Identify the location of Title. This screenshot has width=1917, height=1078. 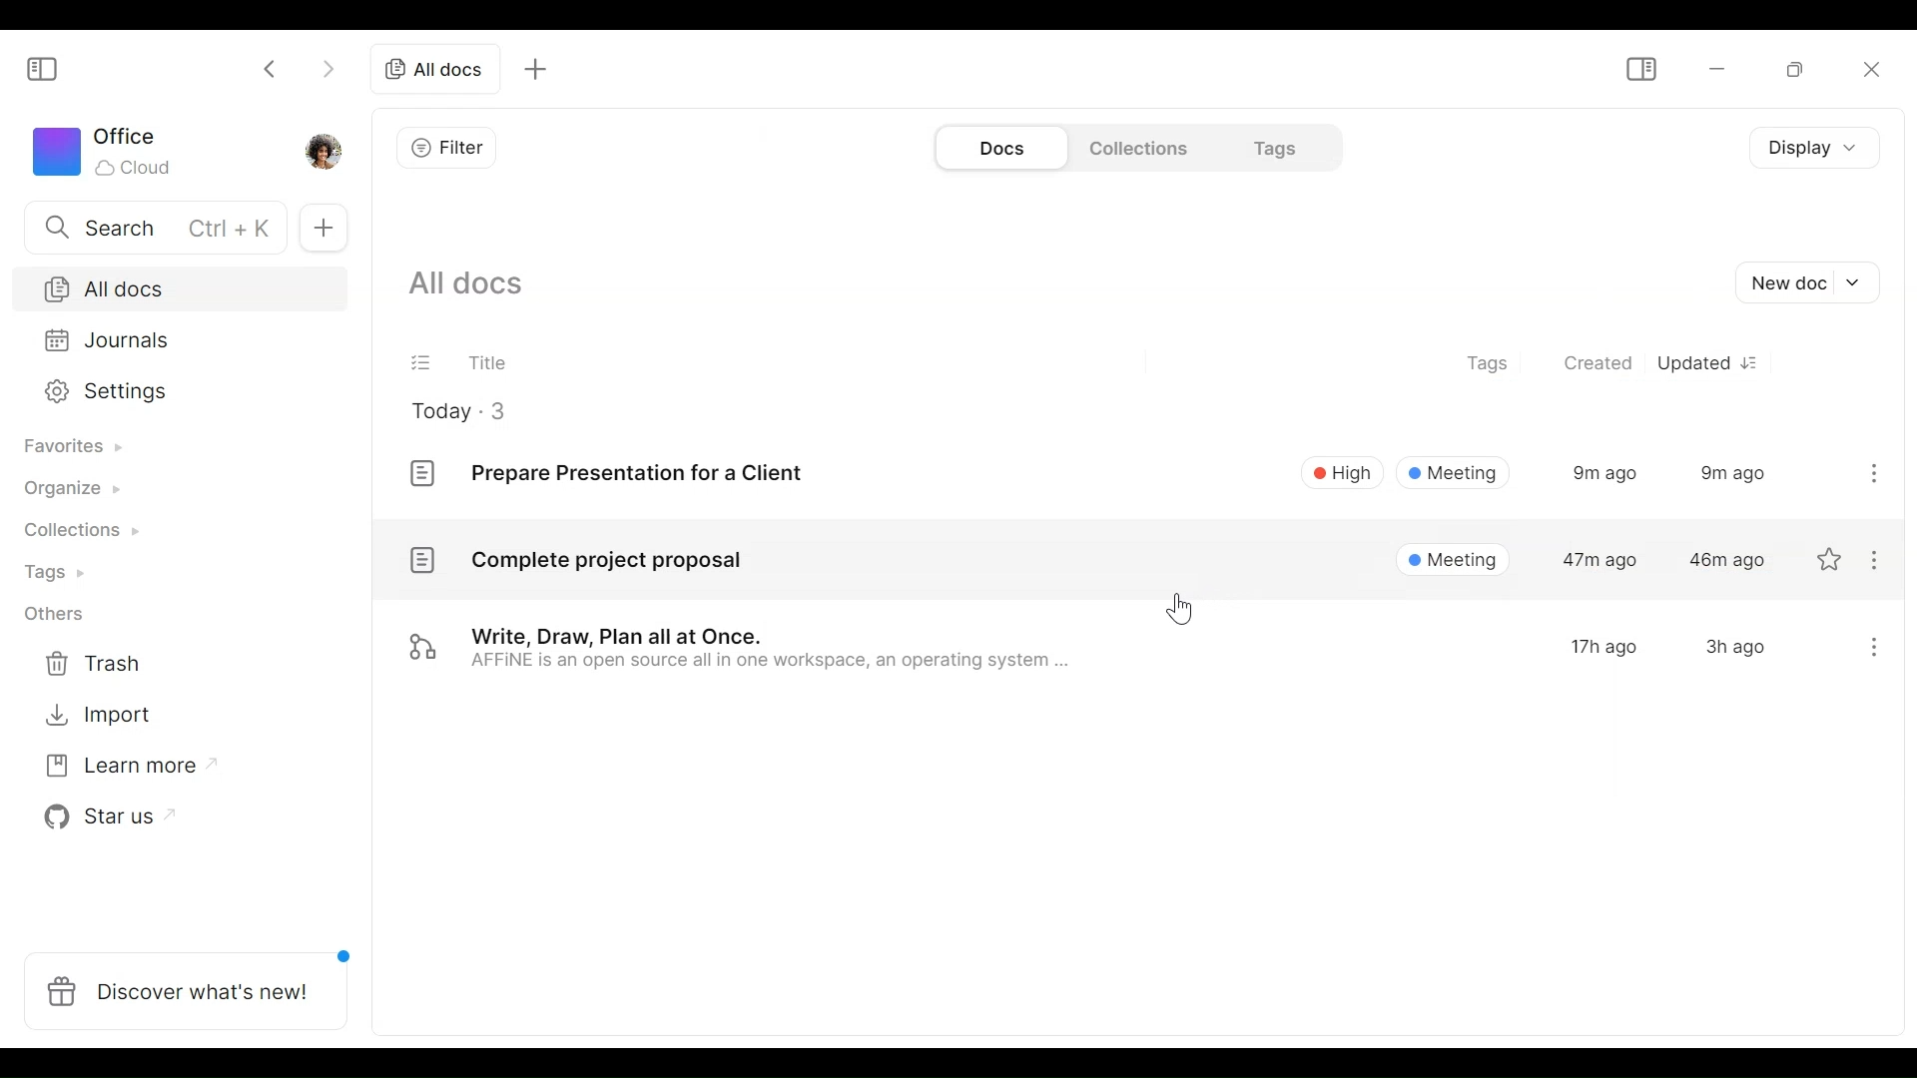
(488, 363).